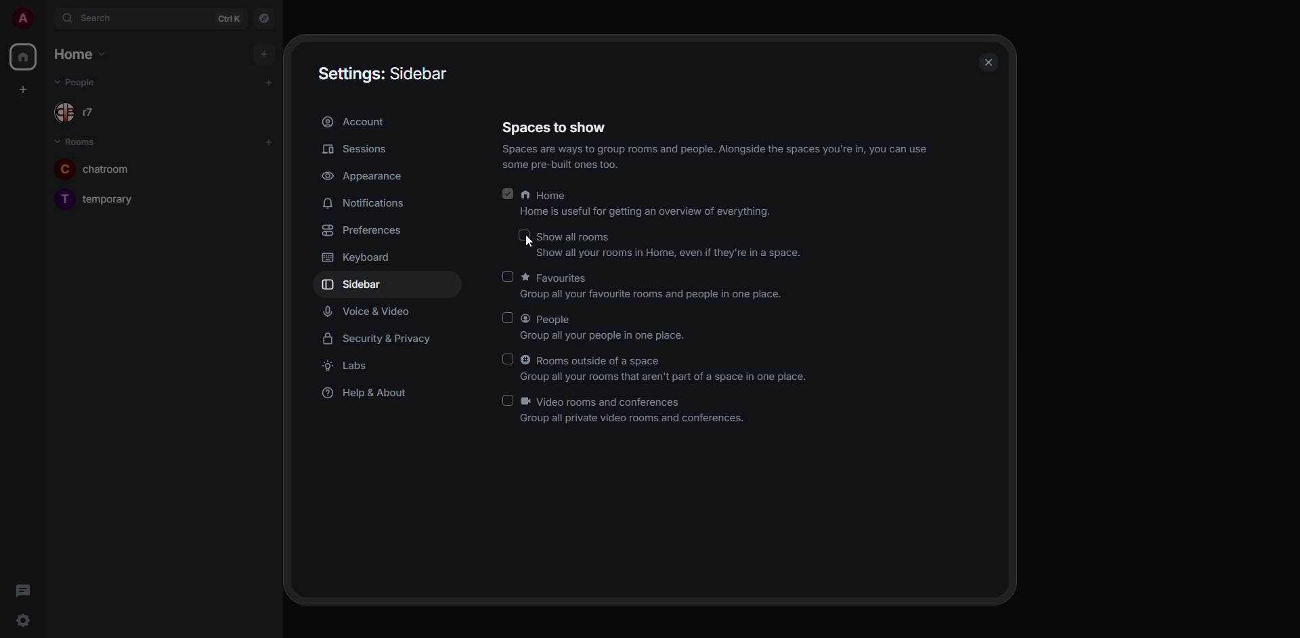  Describe the element at coordinates (372, 395) in the screenshot. I see `help & about` at that location.